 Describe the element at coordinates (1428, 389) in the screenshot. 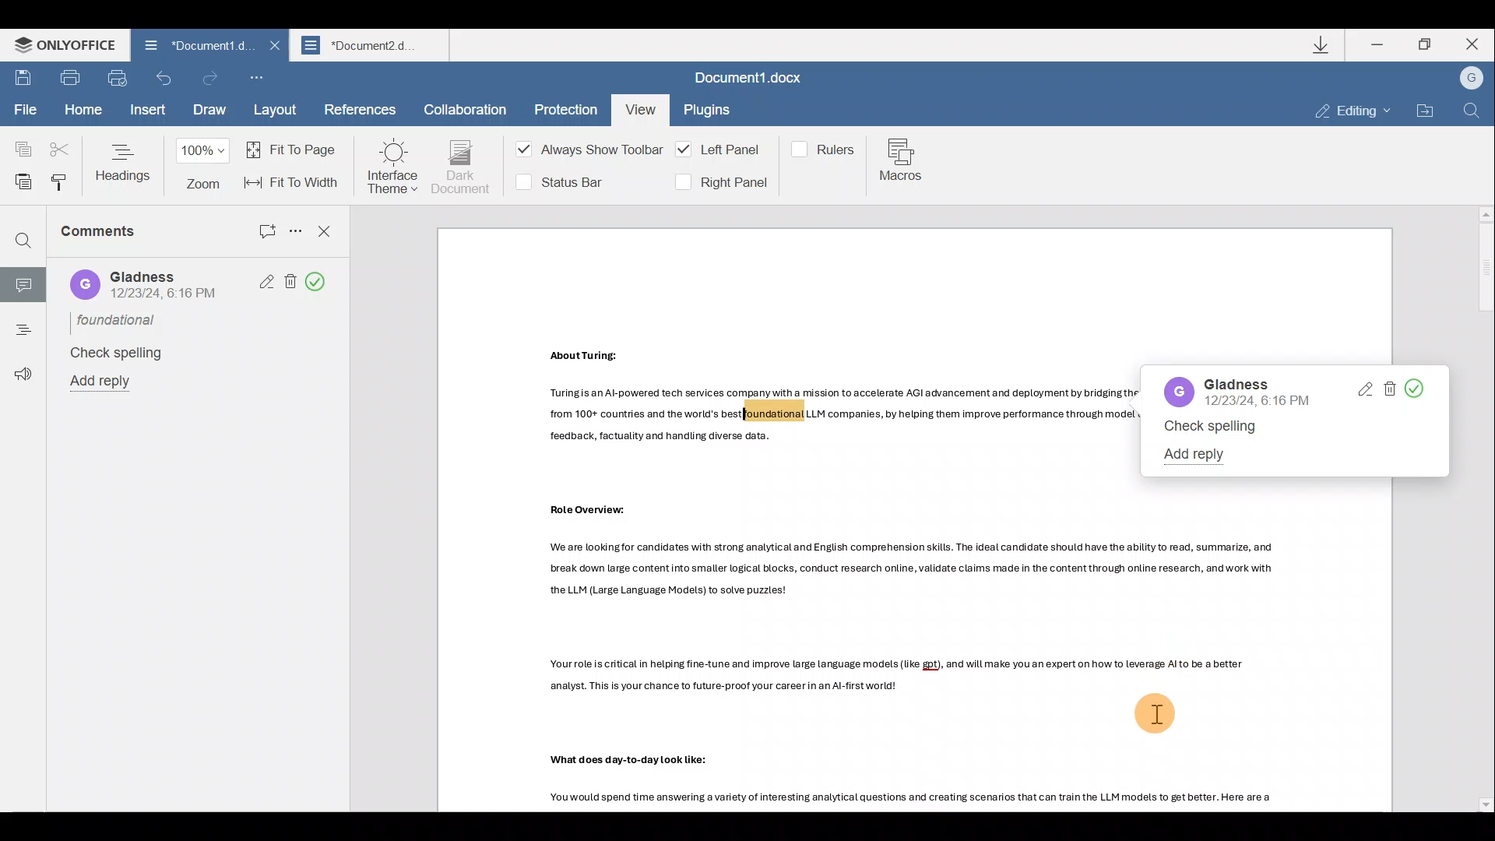

I see `Resolve comment` at that location.